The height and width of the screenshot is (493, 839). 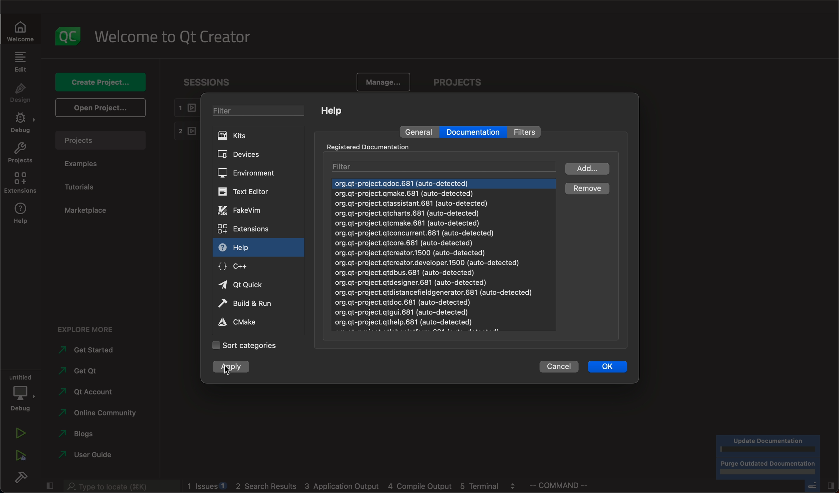 I want to click on logo, so click(x=66, y=37).